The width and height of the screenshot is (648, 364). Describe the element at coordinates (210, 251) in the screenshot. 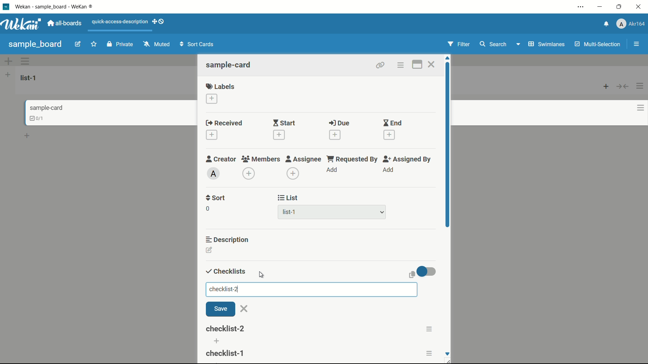

I see `add description` at that location.